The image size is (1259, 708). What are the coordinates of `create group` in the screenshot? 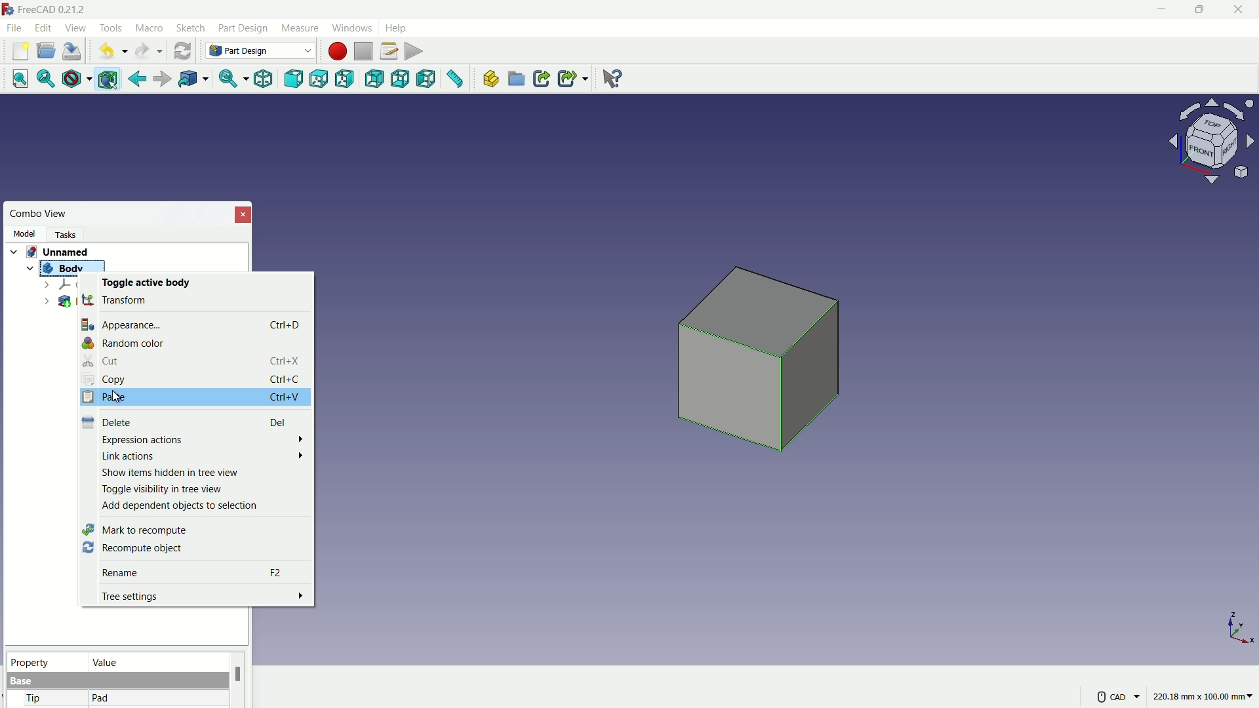 It's located at (517, 80).